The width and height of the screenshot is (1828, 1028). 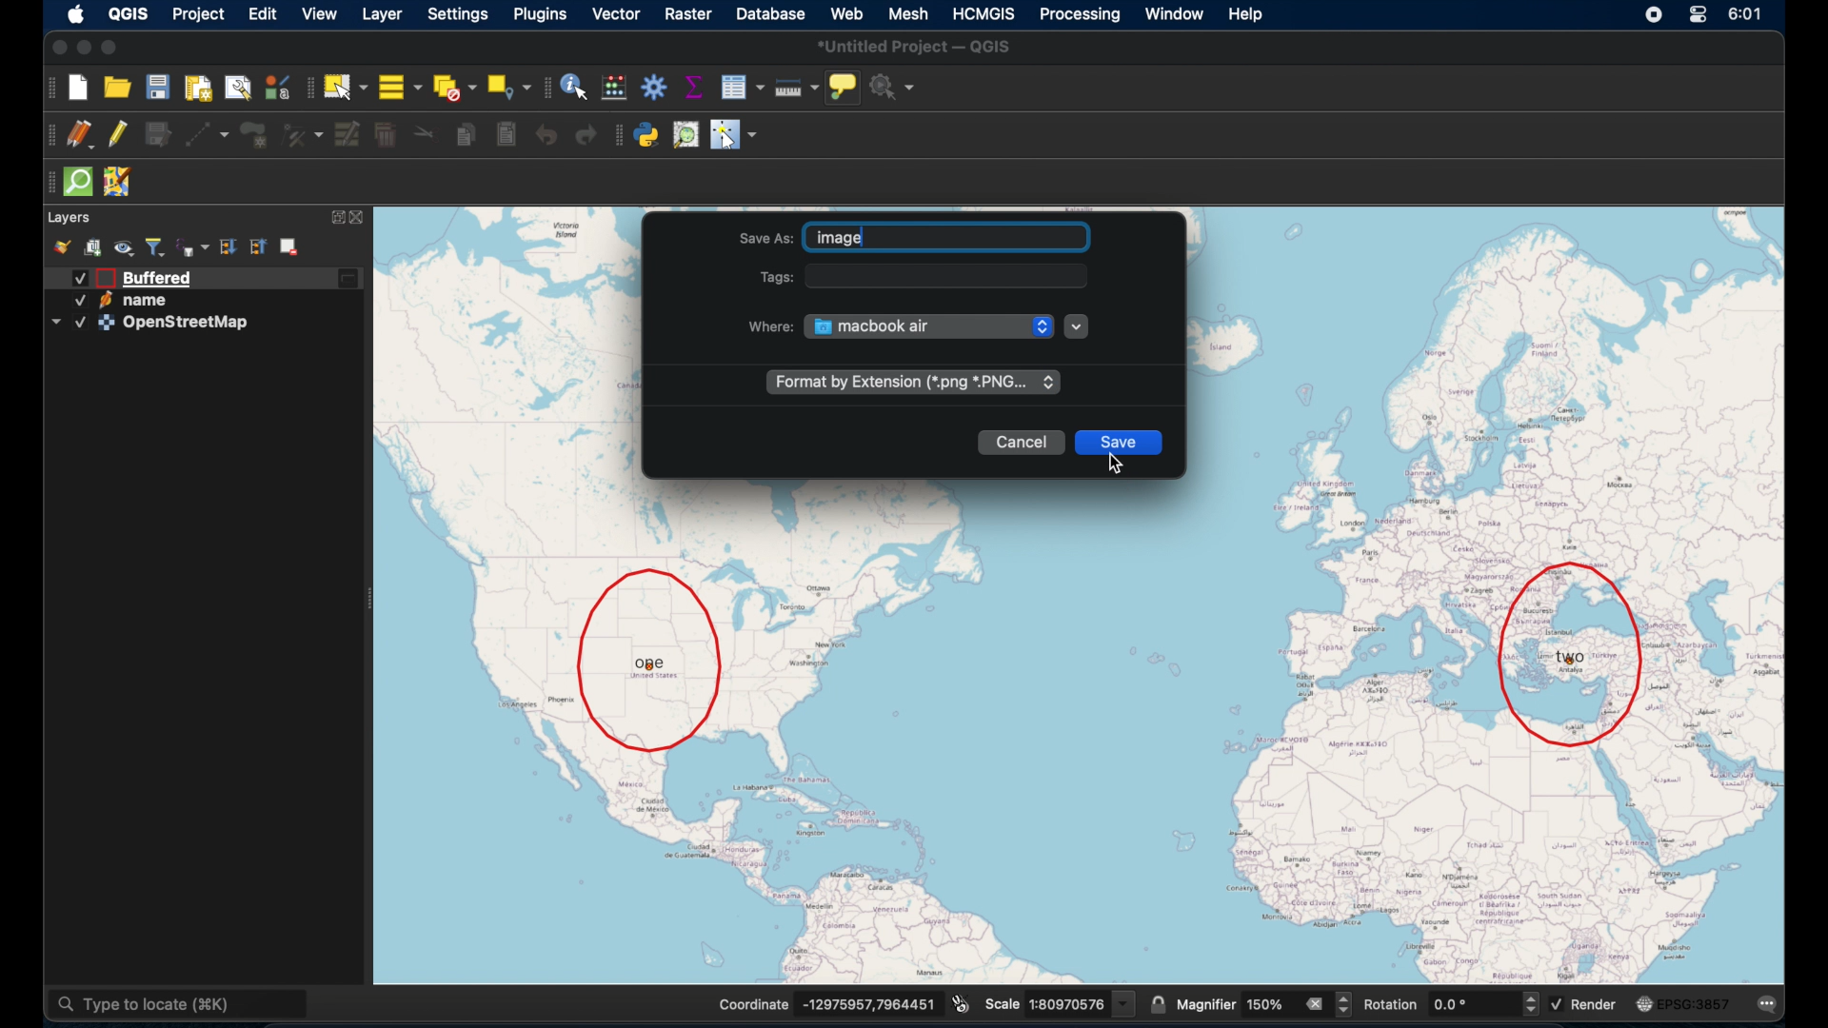 What do you see at coordinates (1699, 14) in the screenshot?
I see `control center` at bounding box center [1699, 14].